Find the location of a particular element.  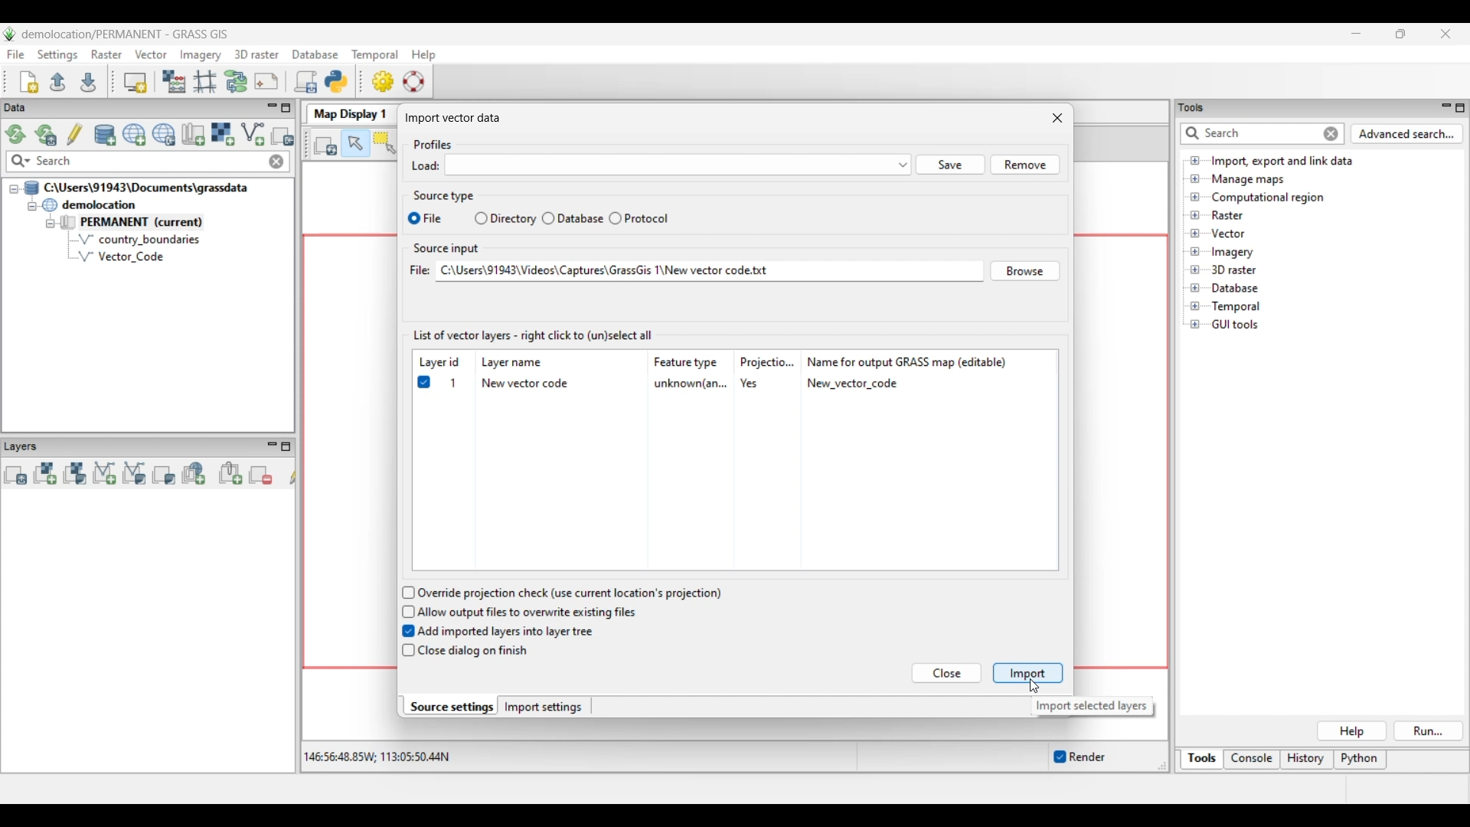

Double click to see files under GUI tools is located at coordinates (1236, 325).